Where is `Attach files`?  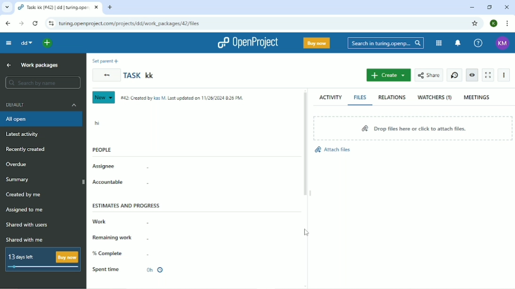 Attach files is located at coordinates (333, 150).